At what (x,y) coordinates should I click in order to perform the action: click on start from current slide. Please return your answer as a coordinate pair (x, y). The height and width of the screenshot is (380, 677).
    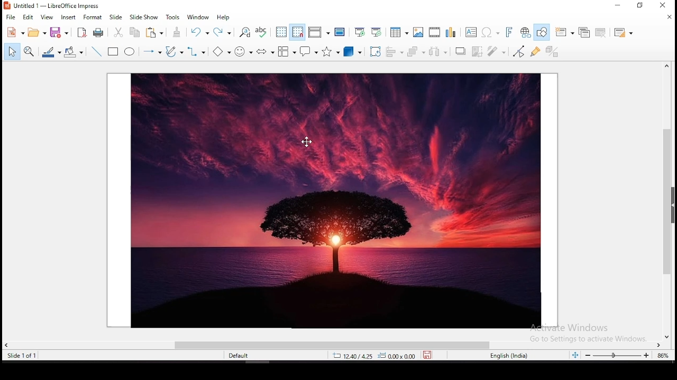
    Looking at the image, I should click on (377, 31).